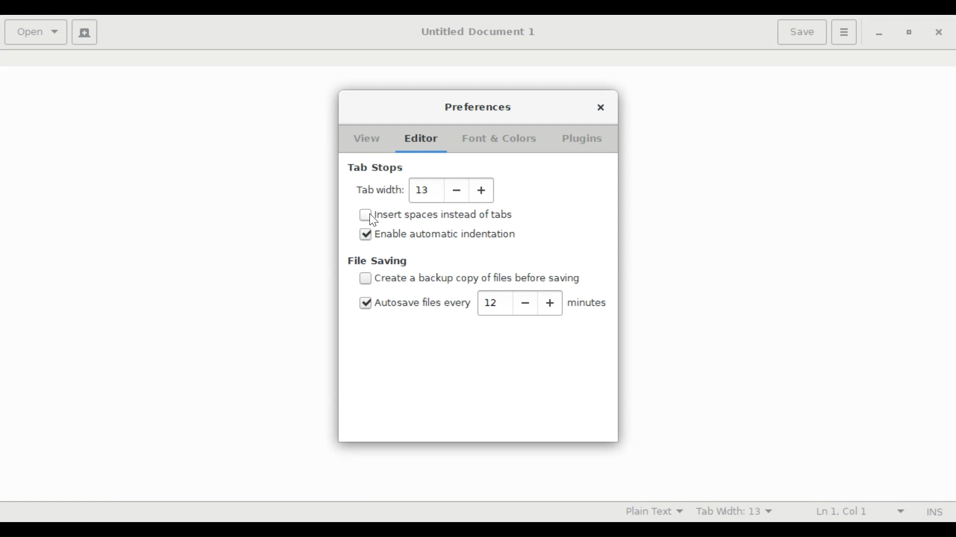  Describe the element at coordinates (526, 302) in the screenshot. I see `Decrease` at that location.